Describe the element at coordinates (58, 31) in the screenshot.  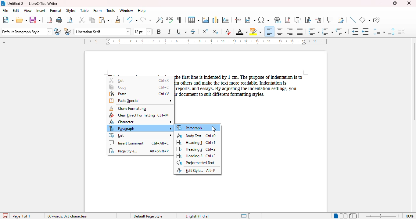
I see `update selected style` at that location.